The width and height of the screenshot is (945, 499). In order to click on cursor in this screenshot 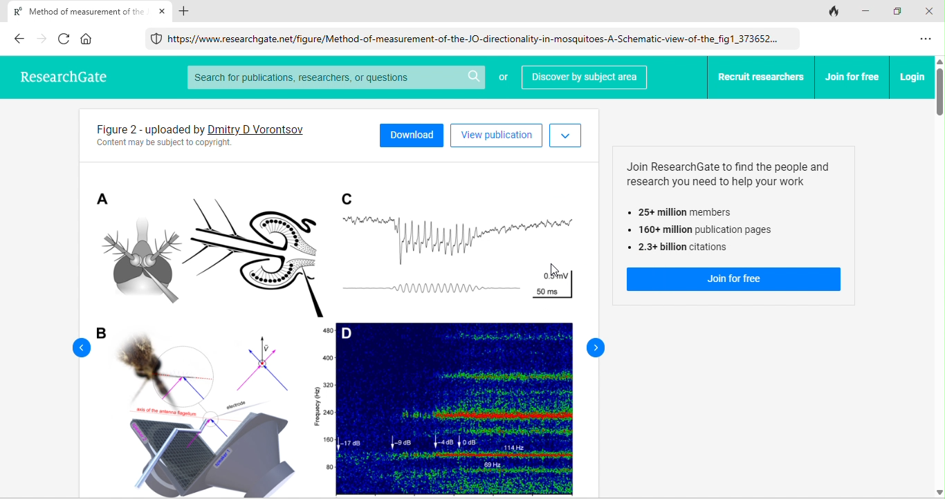, I will do `click(544, 271)`.